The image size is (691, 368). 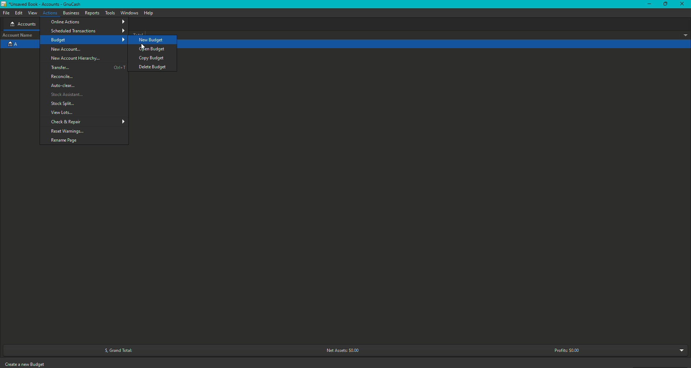 What do you see at coordinates (110, 13) in the screenshot?
I see `Tools` at bounding box center [110, 13].